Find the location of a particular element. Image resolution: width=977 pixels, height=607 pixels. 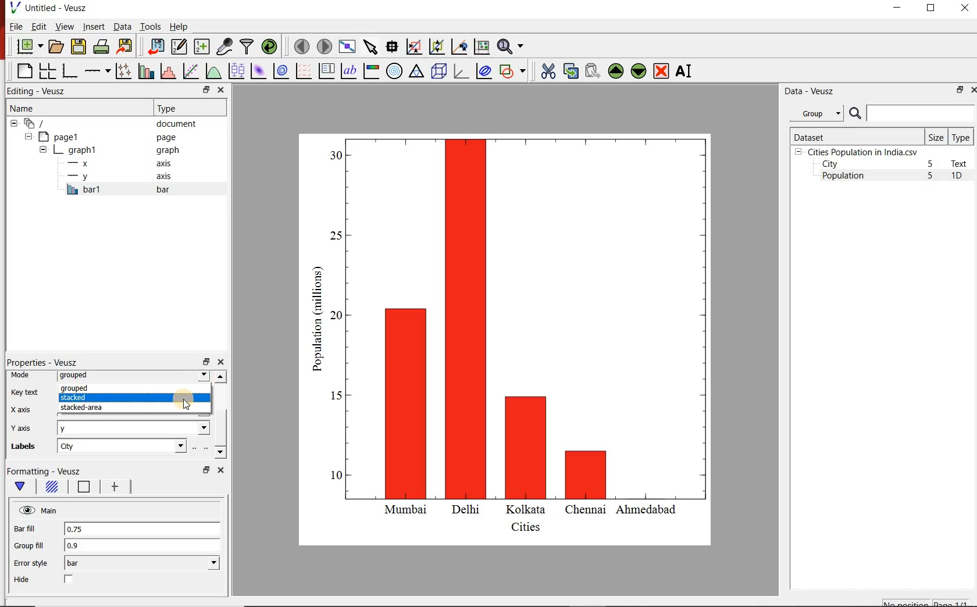

CLOSE is located at coordinates (964, 9).